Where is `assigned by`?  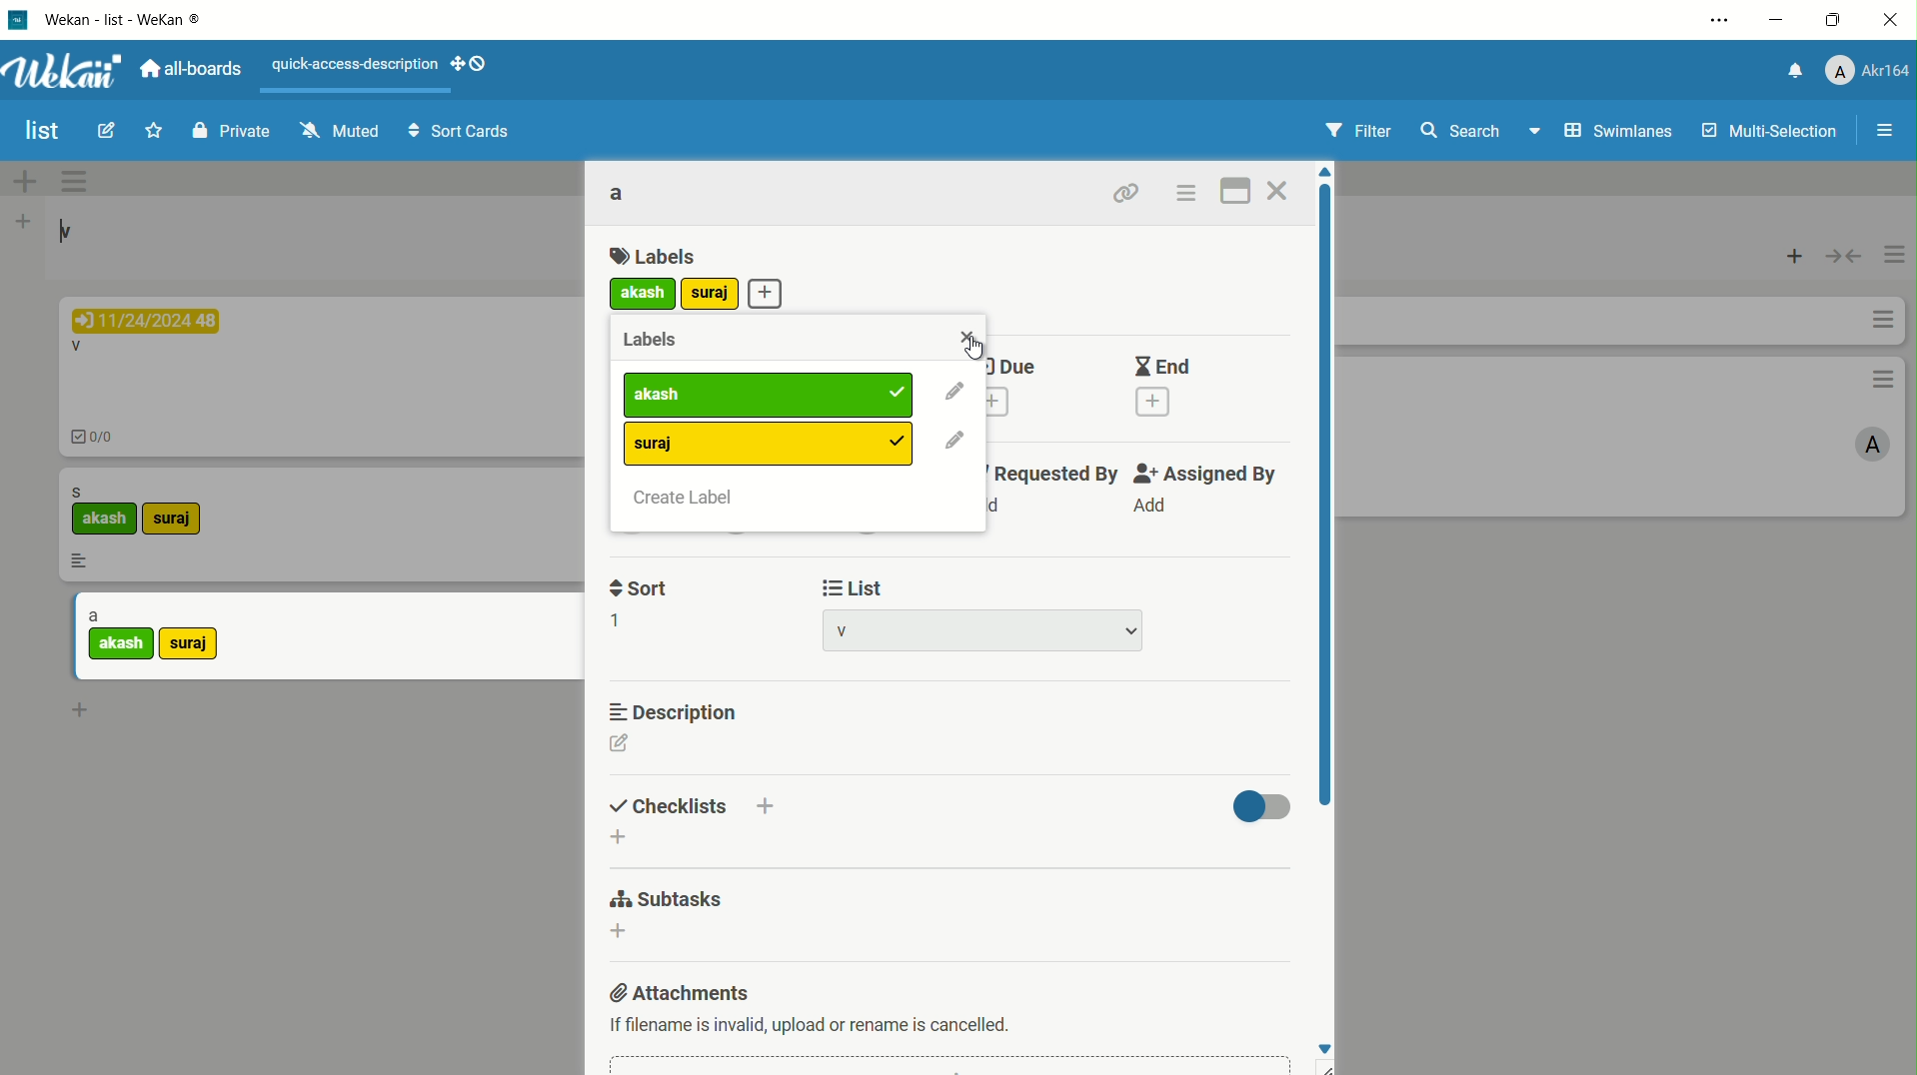
assigned by is located at coordinates (1204, 473).